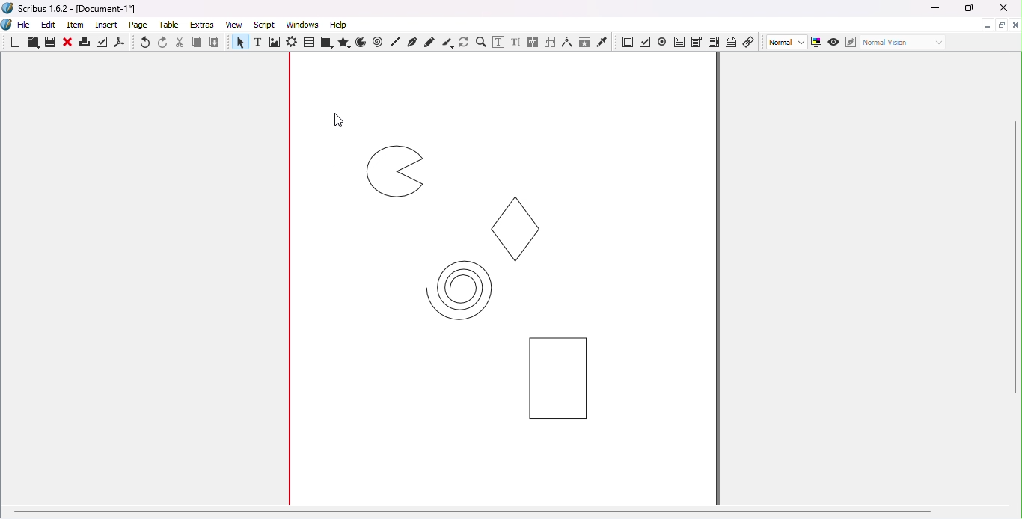  I want to click on Unlink text frames, so click(550, 42).